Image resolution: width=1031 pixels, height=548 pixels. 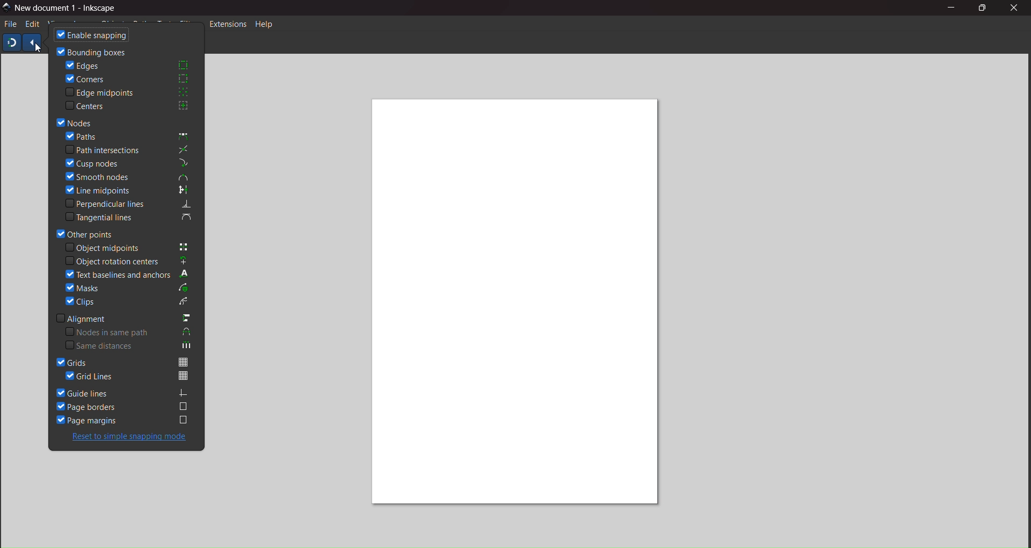 What do you see at coordinates (129, 149) in the screenshot?
I see `path intersection` at bounding box center [129, 149].